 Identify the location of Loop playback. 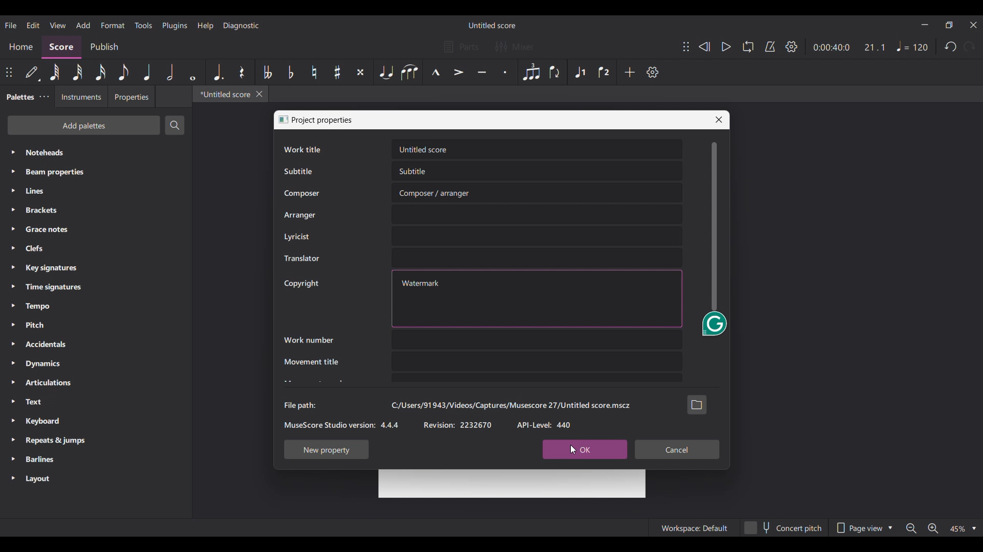
(749, 47).